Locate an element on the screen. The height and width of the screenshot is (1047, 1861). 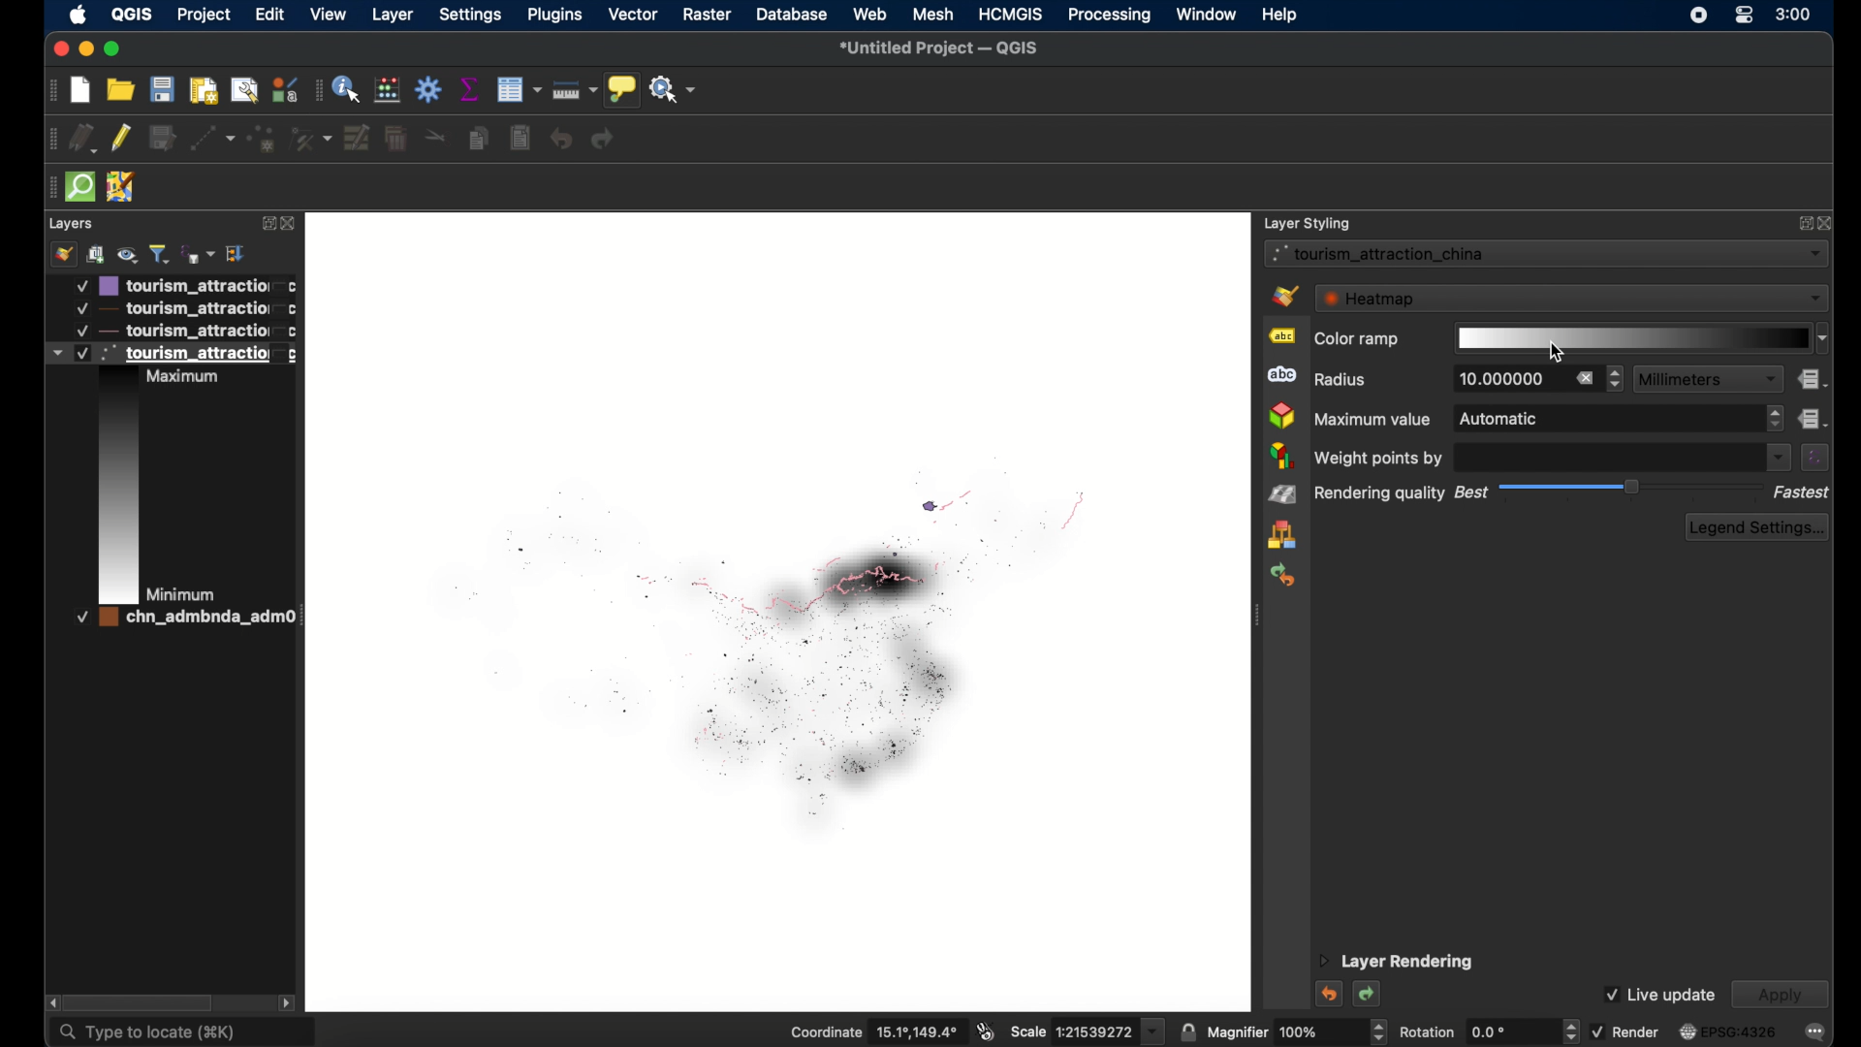
josh remote is located at coordinates (122, 187).